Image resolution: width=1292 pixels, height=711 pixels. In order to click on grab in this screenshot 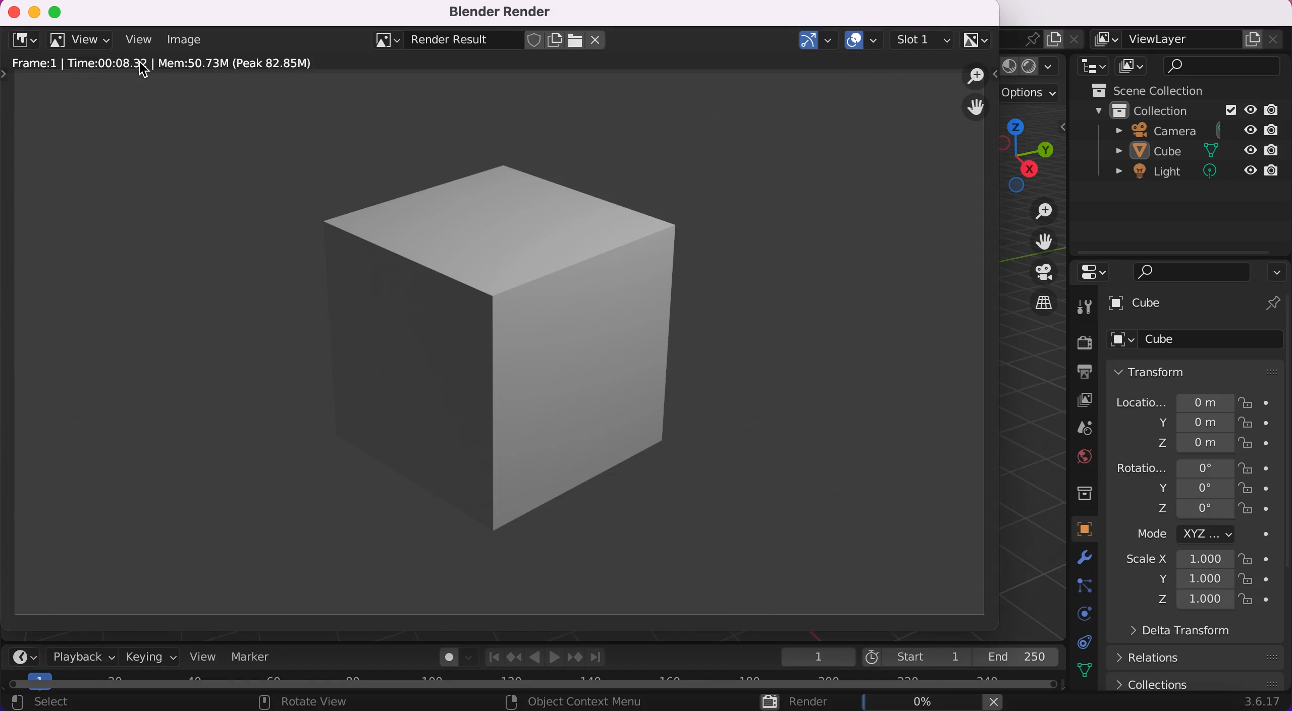, I will do `click(975, 106)`.